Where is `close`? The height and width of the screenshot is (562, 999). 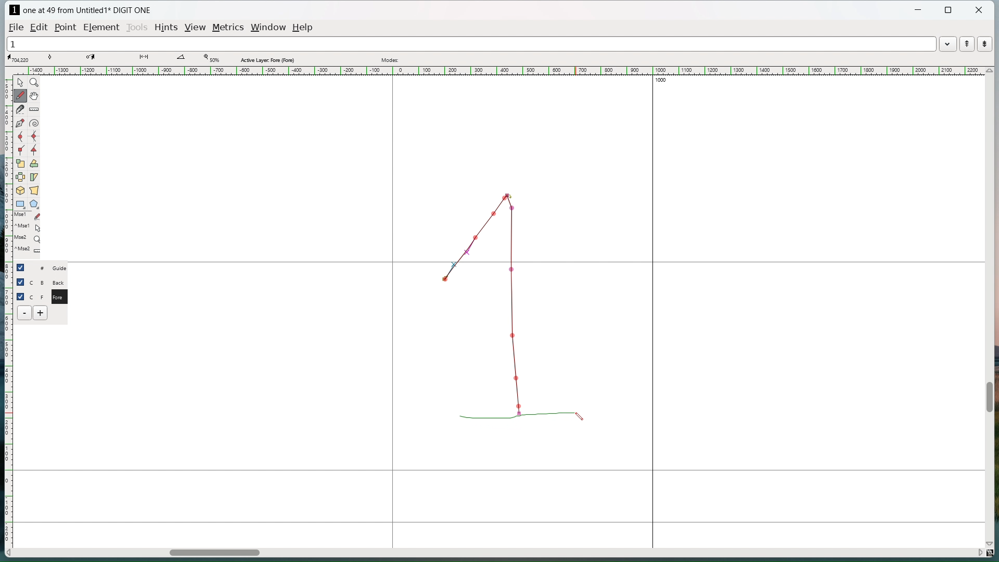
close is located at coordinates (979, 10).